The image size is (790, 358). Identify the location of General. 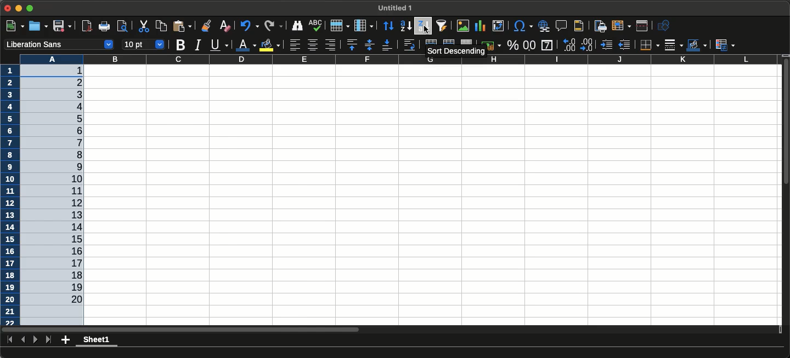
(547, 45).